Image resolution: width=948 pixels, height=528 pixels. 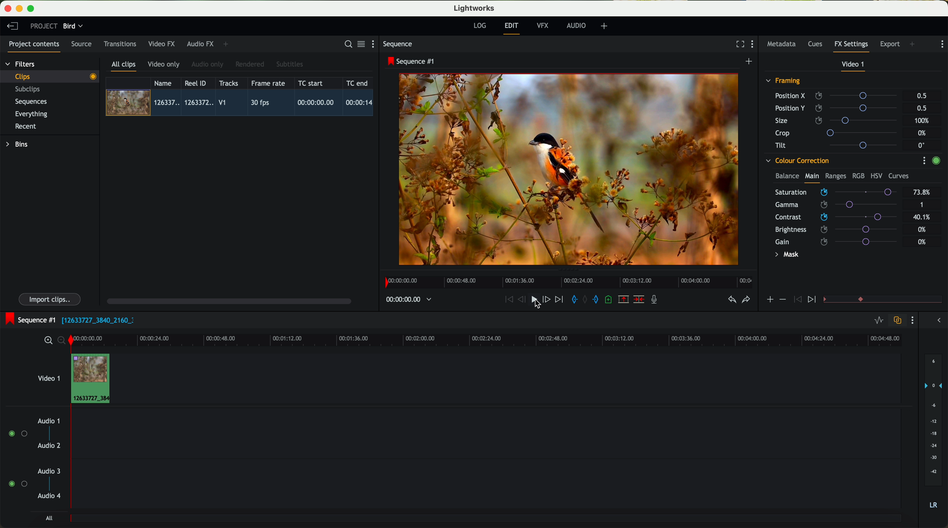 What do you see at coordinates (81, 45) in the screenshot?
I see `source` at bounding box center [81, 45].